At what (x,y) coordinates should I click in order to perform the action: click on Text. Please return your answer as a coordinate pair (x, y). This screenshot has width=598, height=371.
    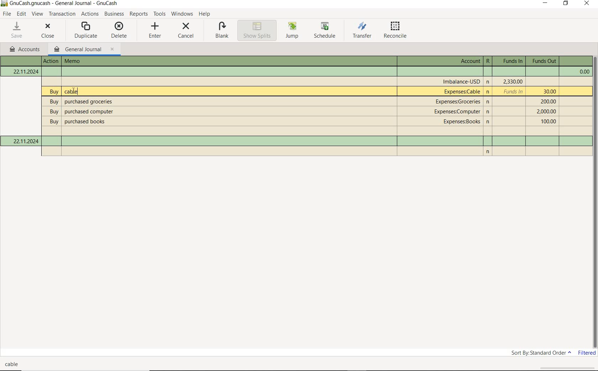
    Looking at the image, I should click on (297, 71).